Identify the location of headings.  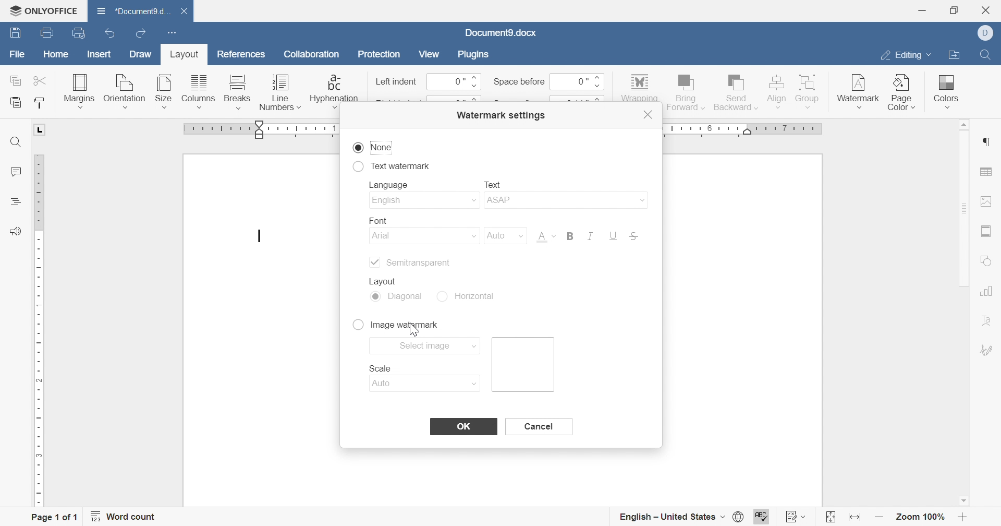
(14, 201).